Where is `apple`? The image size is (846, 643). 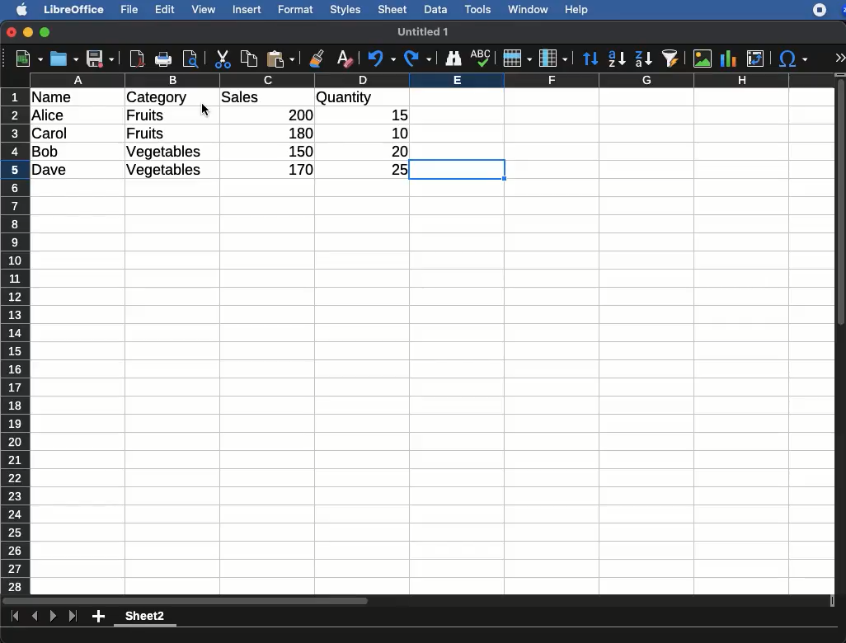 apple is located at coordinates (17, 8).